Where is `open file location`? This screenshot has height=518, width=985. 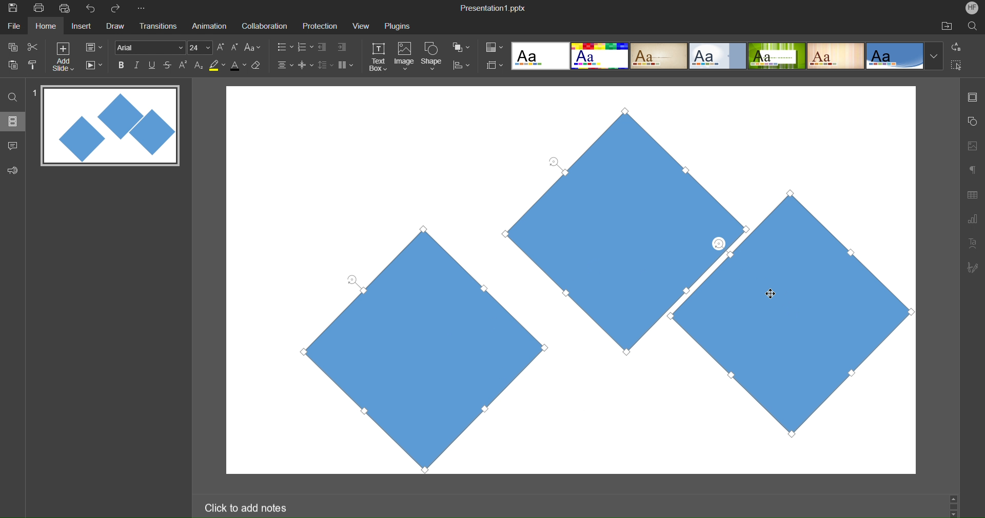 open file location is located at coordinates (947, 26).